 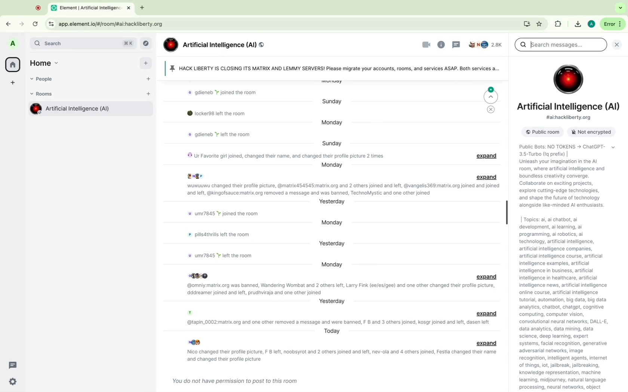 I want to click on expand, so click(x=490, y=156).